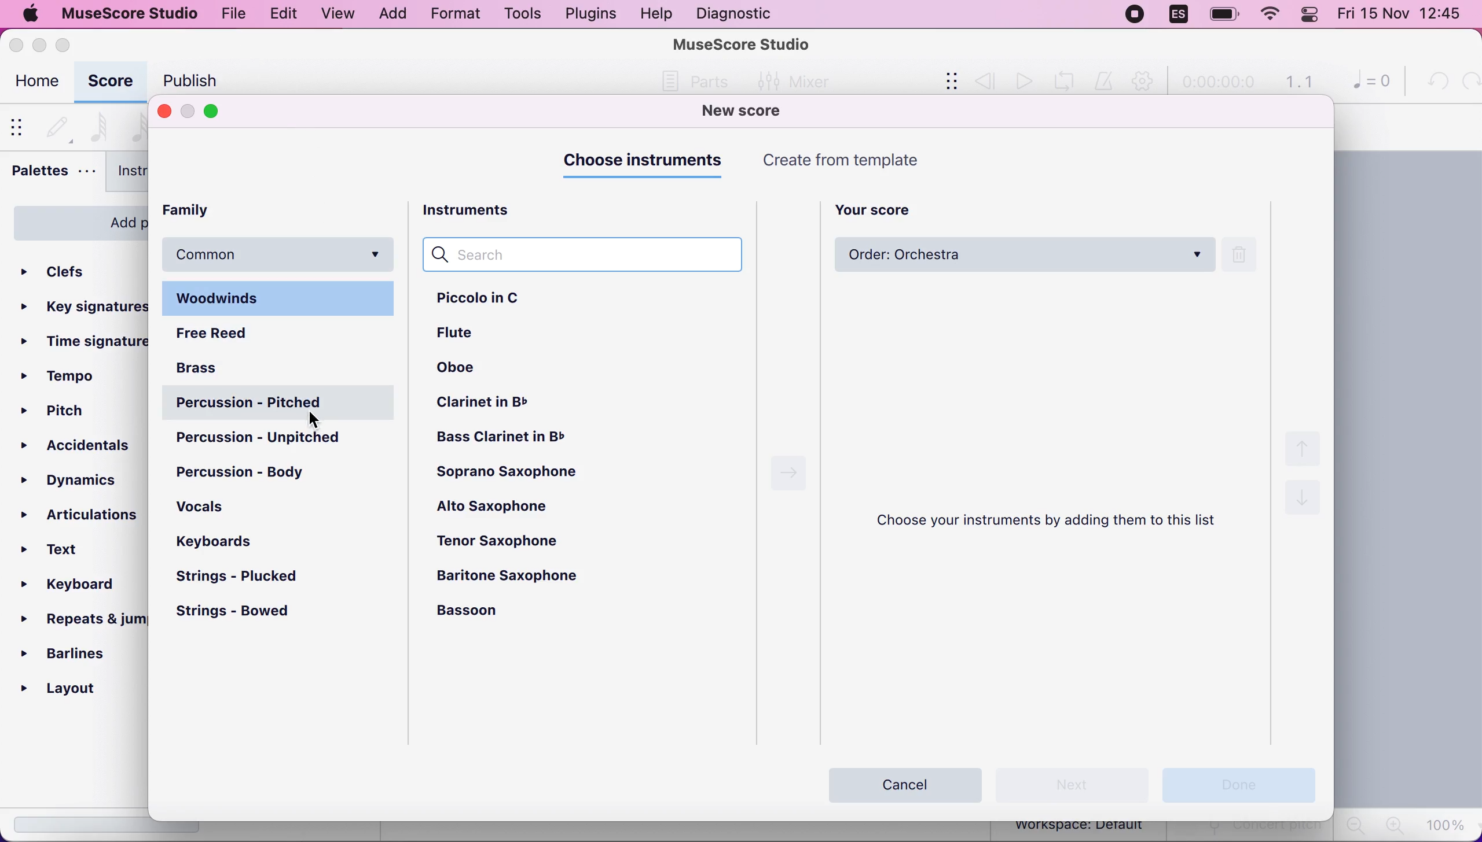 This screenshot has height=842, width=1482. Describe the element at coordinates (512, 470) in the screenshot. I see `soprano saxophone` at that location.